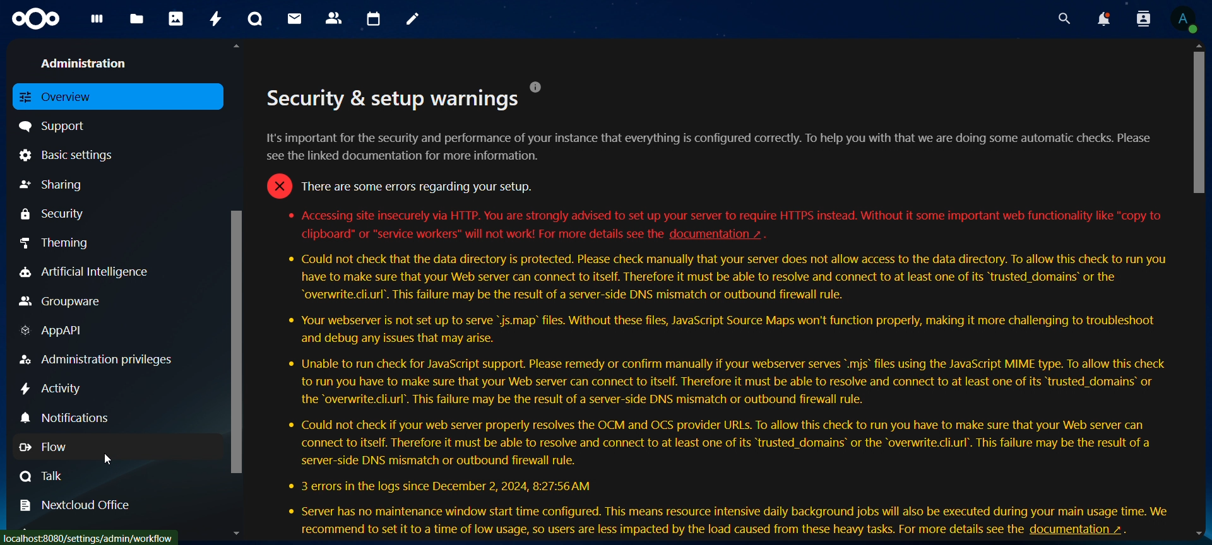 The height and width of the screenshot is (545, 1212). Describe the element at coordinates (61, 302) in the screenshot. I see `groupware` at that location.